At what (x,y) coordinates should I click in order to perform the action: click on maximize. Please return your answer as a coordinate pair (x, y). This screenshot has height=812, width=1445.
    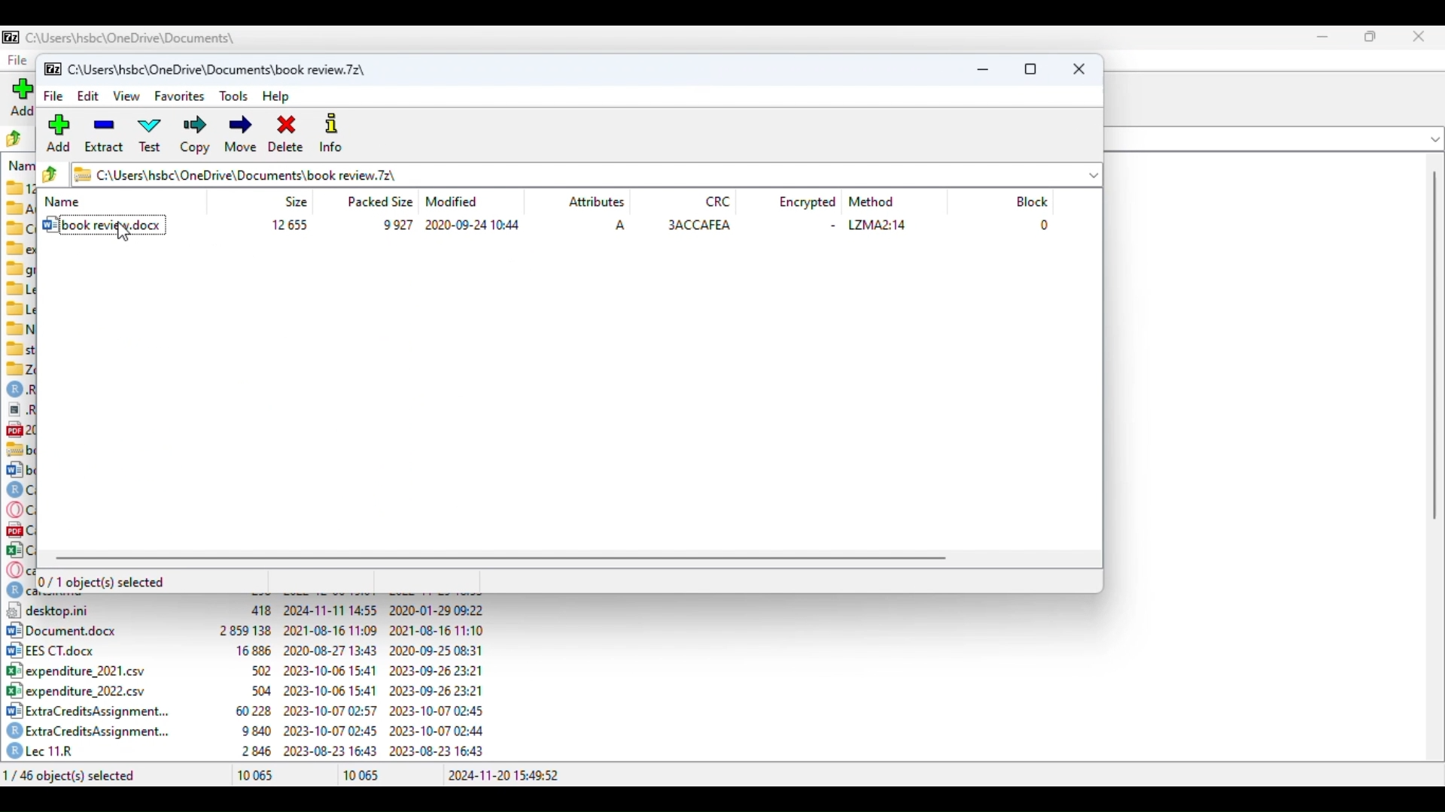
    Looking at the image, I should click on (1371, 38).